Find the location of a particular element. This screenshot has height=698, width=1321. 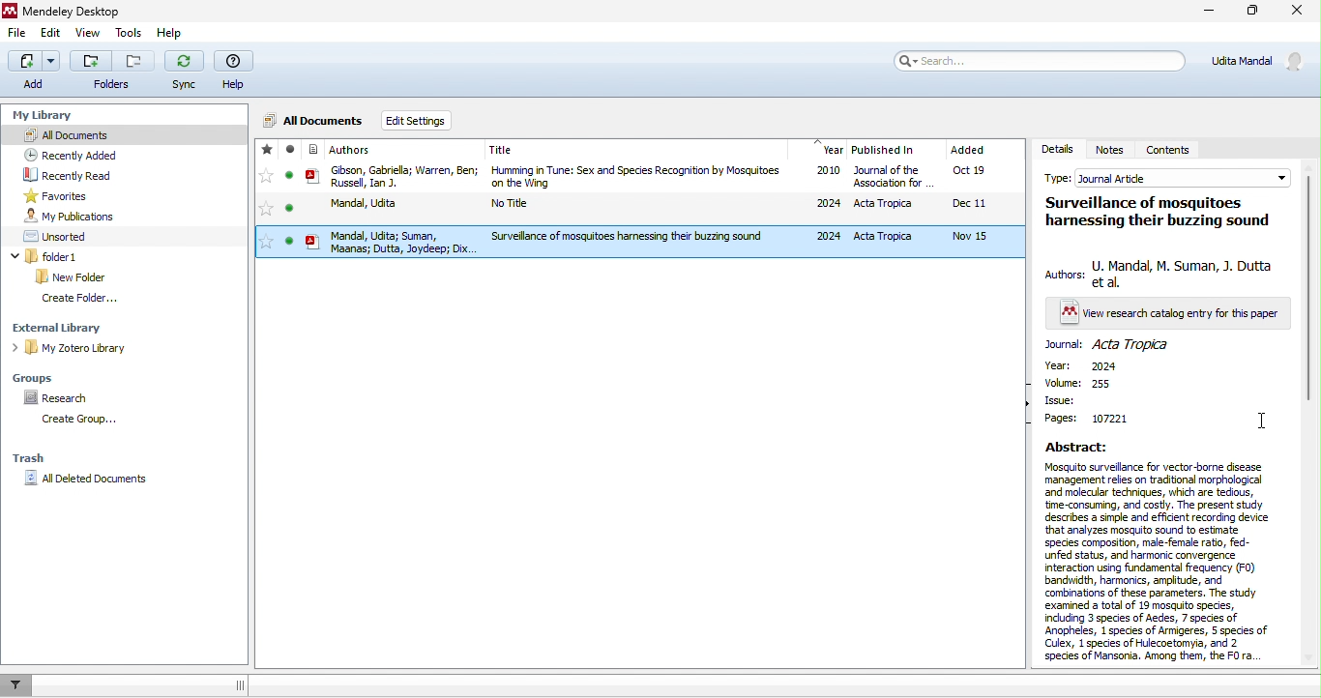

sync is located at coordinates (186, 71).